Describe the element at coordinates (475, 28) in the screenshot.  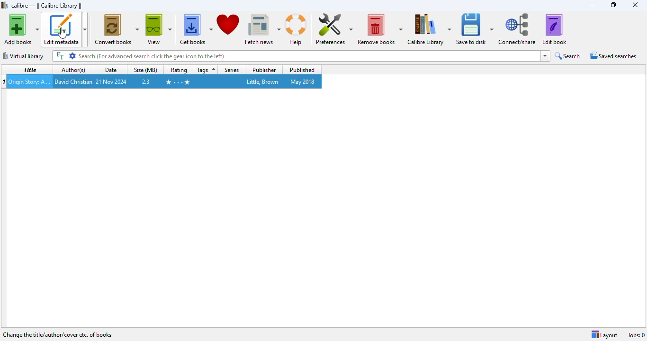
I see `save to disk` at that location.